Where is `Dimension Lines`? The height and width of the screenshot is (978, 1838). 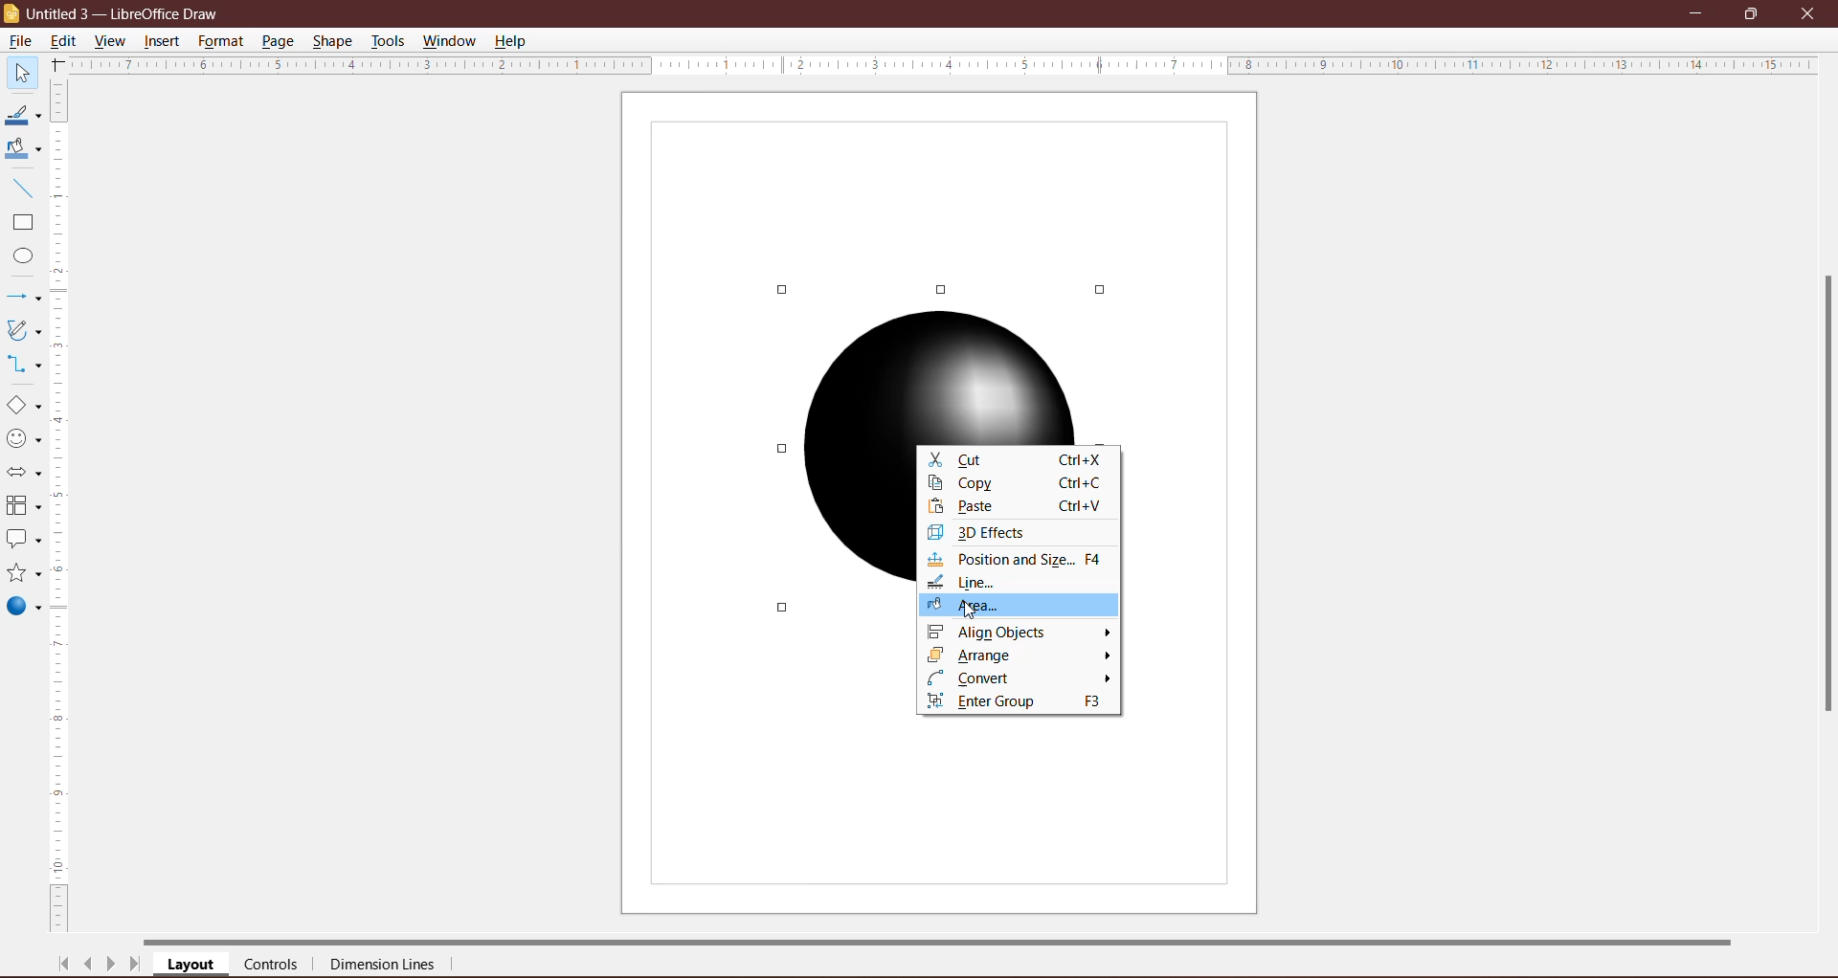
Dimension Lines is located at coordinates (384, 967).